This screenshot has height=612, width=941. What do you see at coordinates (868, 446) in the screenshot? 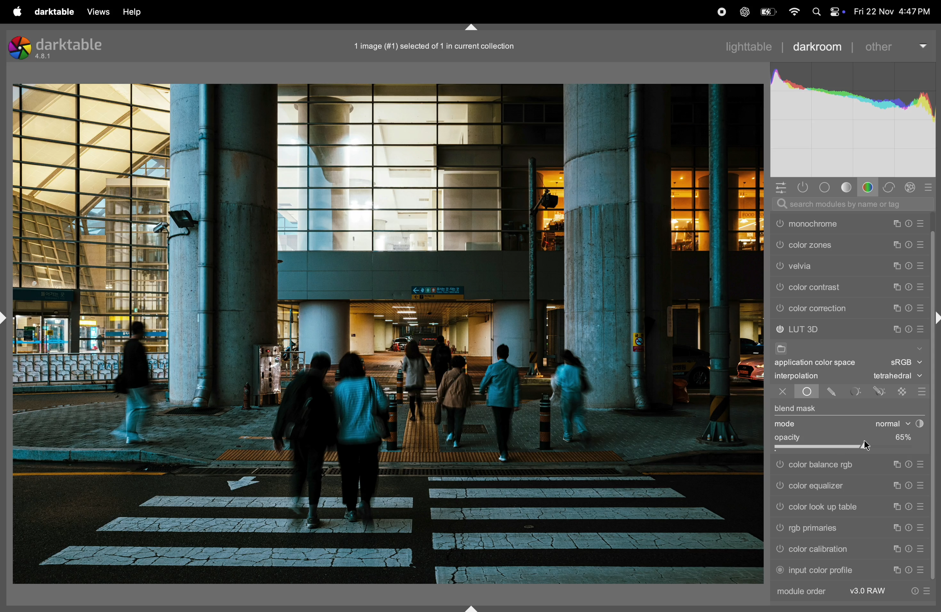
I see `cursor` at bounding box center [868, 446].